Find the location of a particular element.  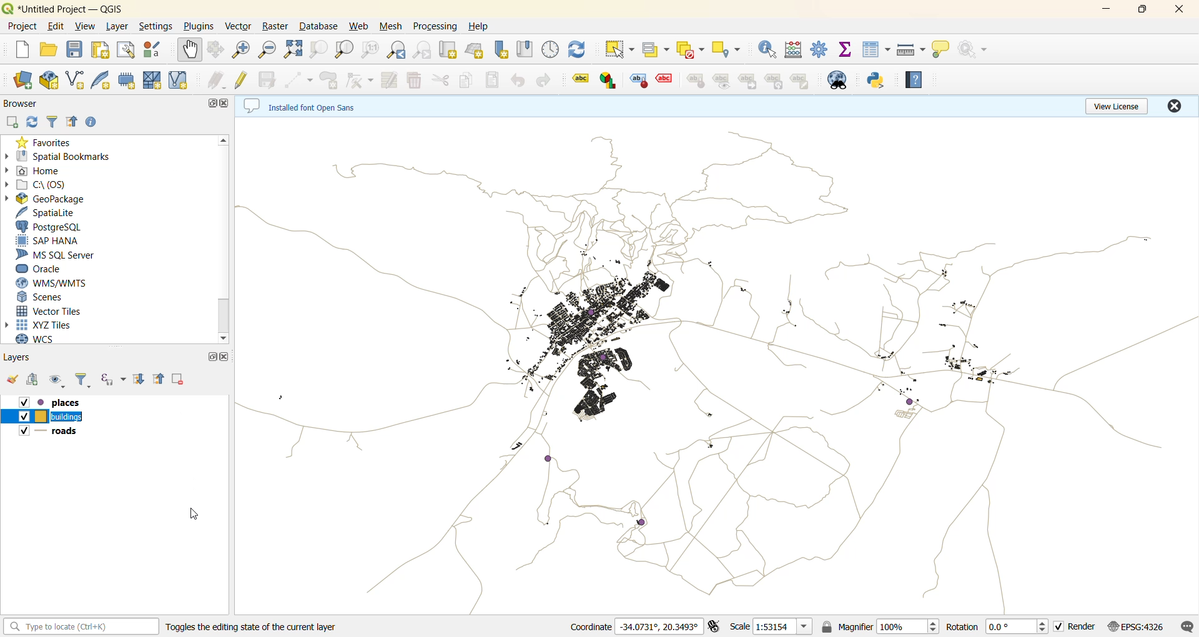

zoom last is located at coordinates (399, 50).